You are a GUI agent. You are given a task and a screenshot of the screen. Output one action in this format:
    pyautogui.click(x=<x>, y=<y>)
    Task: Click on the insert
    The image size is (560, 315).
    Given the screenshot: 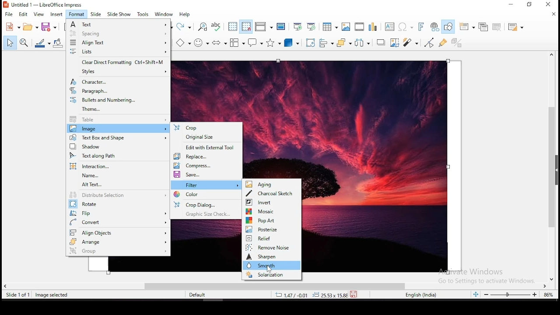 What is the action you would take?
    pyautogui.click(x=56, y=14)
    